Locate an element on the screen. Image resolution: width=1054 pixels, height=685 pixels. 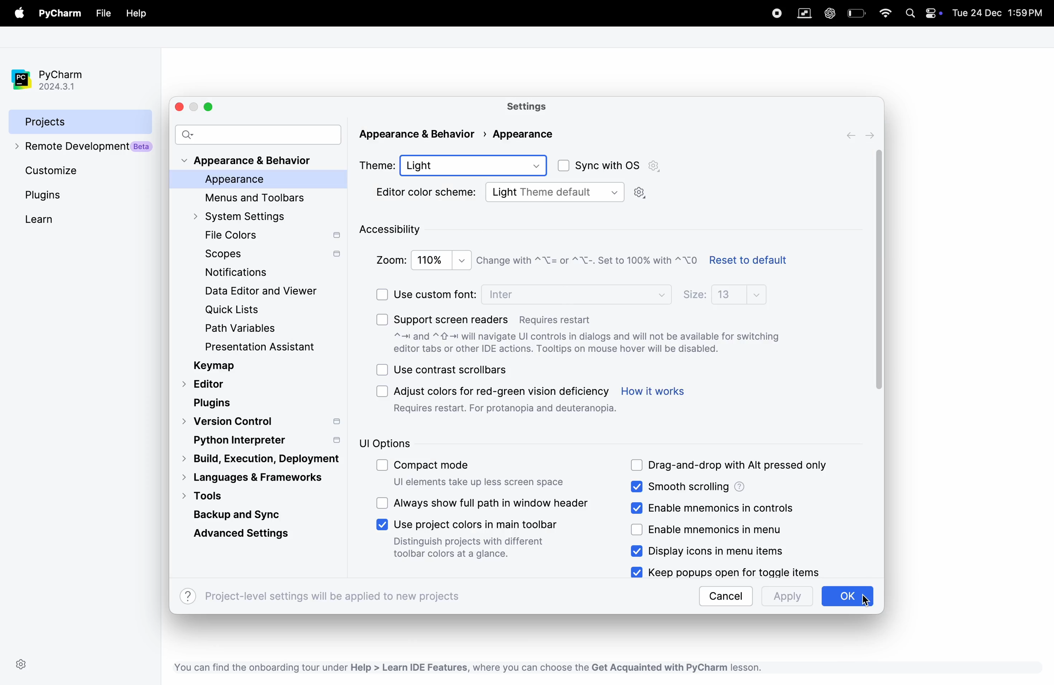
100 is located at coordinates (440, 259).